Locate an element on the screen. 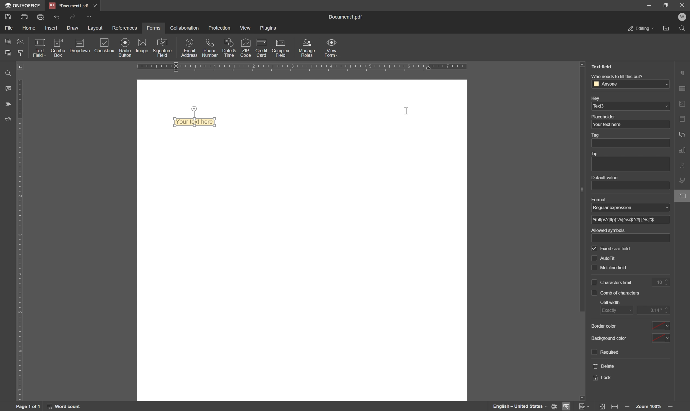  text field is located at coordinates (602, 67).